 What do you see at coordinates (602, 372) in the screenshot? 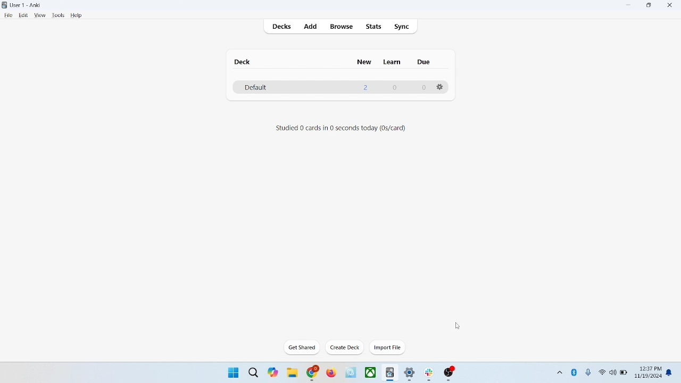
I see `wifi` at bounding box center [602, 372].